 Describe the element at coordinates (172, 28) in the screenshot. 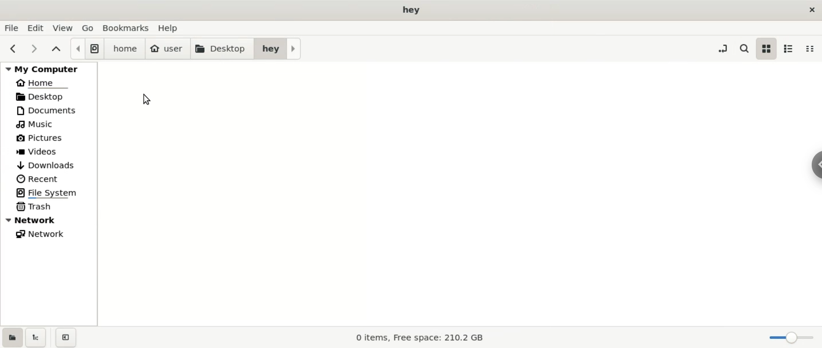

I see `help` at that location.